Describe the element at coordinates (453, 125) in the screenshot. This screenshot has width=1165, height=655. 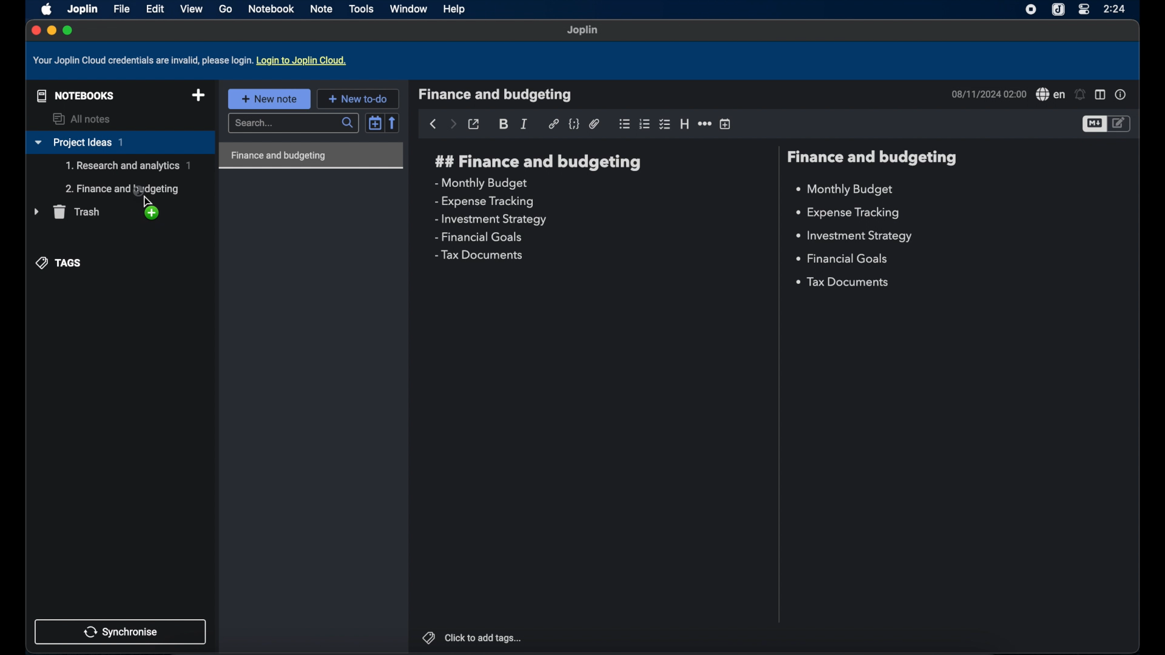
I see `forward` at that location.